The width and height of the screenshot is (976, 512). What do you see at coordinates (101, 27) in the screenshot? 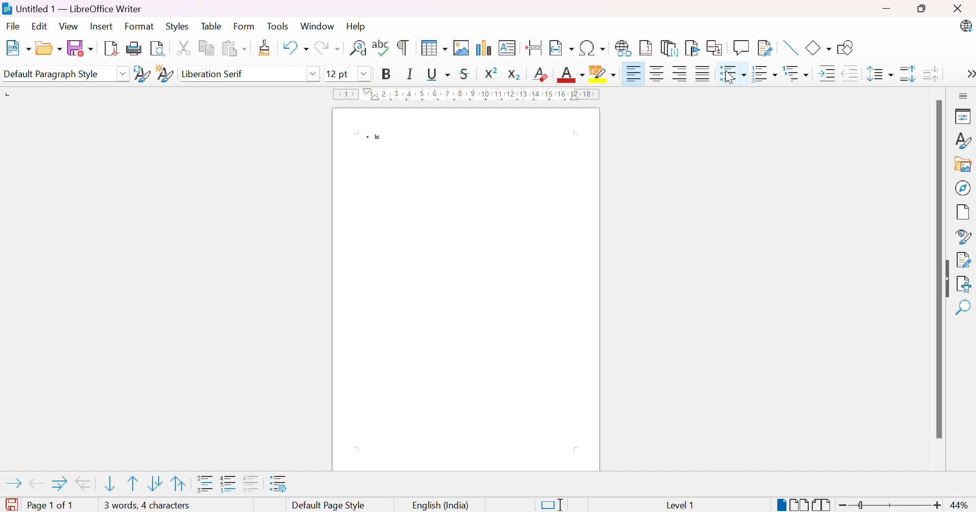
I see `Insert` at bounding box center [101, 27].